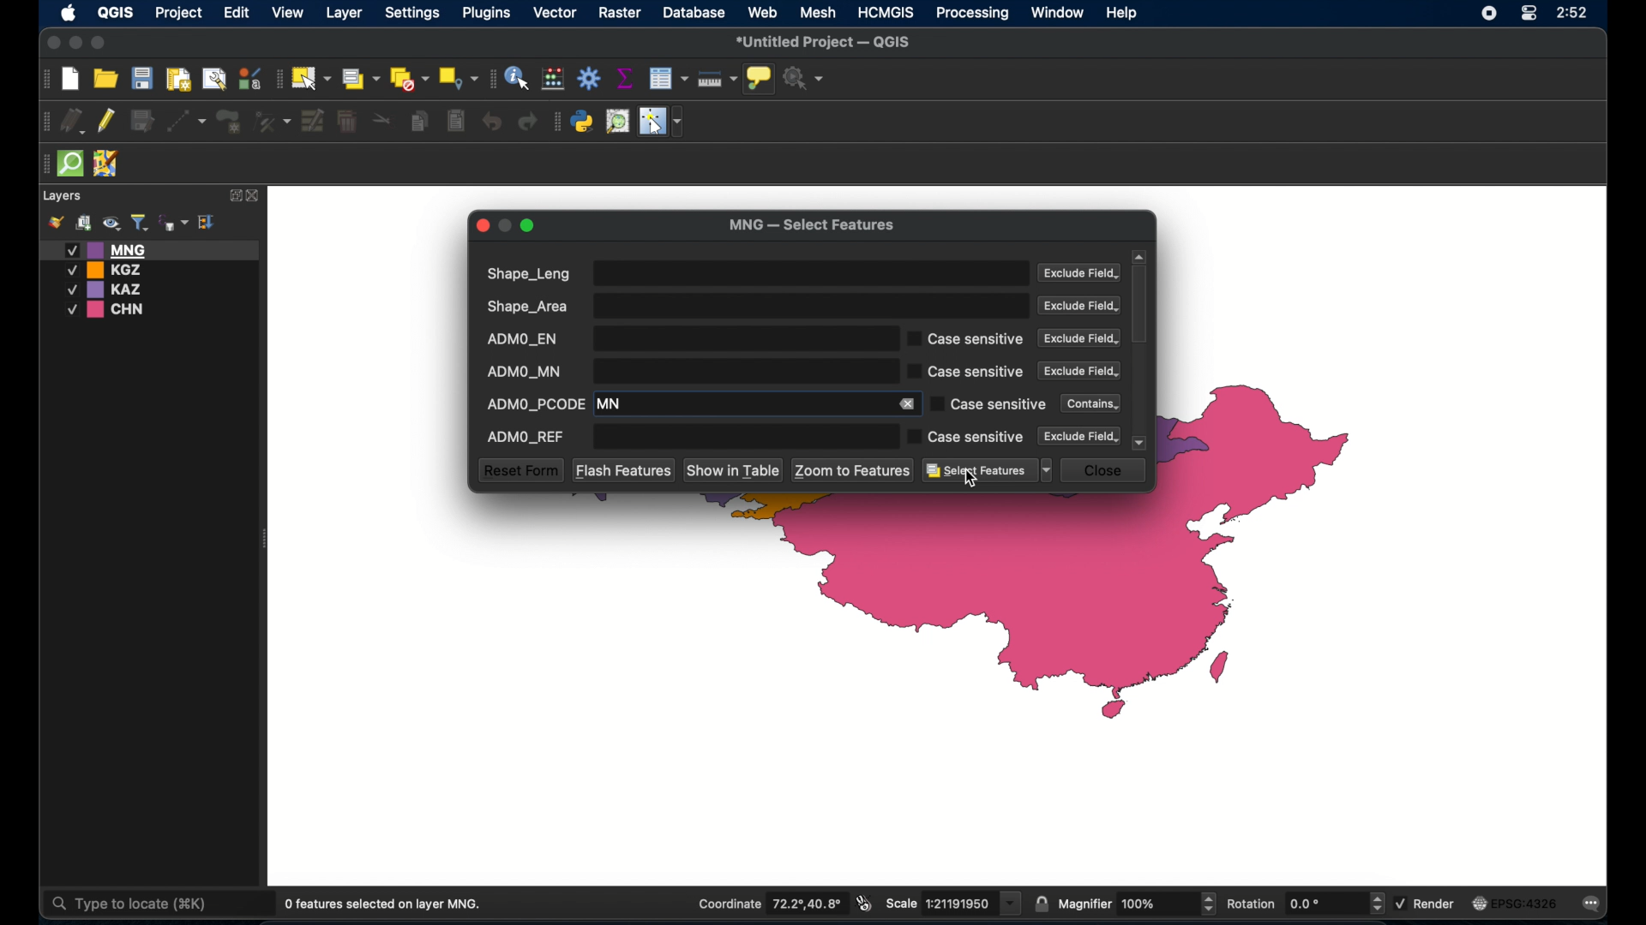 This screenshot has width=1646, height=925. What do you see at coordinates (910, 404) in the screenshot?
I see `remove` at bounding box center [910, 404].